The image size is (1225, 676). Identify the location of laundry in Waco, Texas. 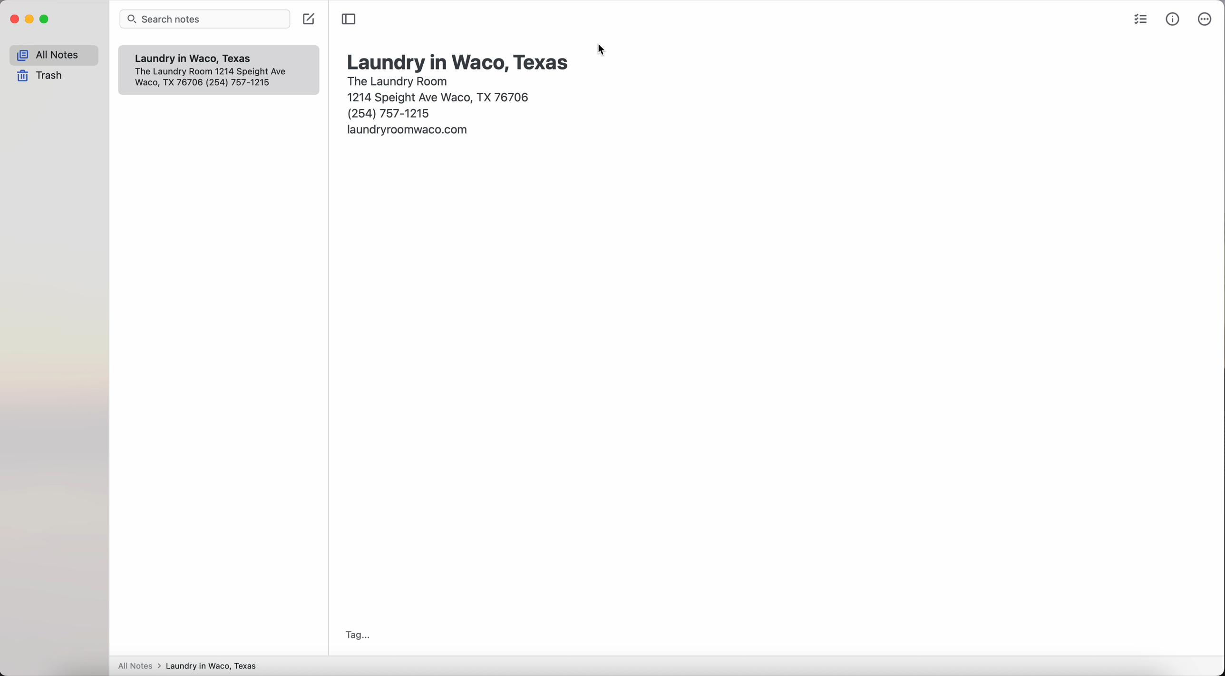
(459, 61).